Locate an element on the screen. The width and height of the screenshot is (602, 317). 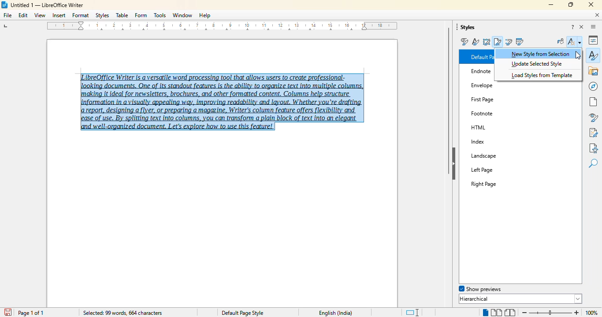
 is located at coordinates (481, 113).